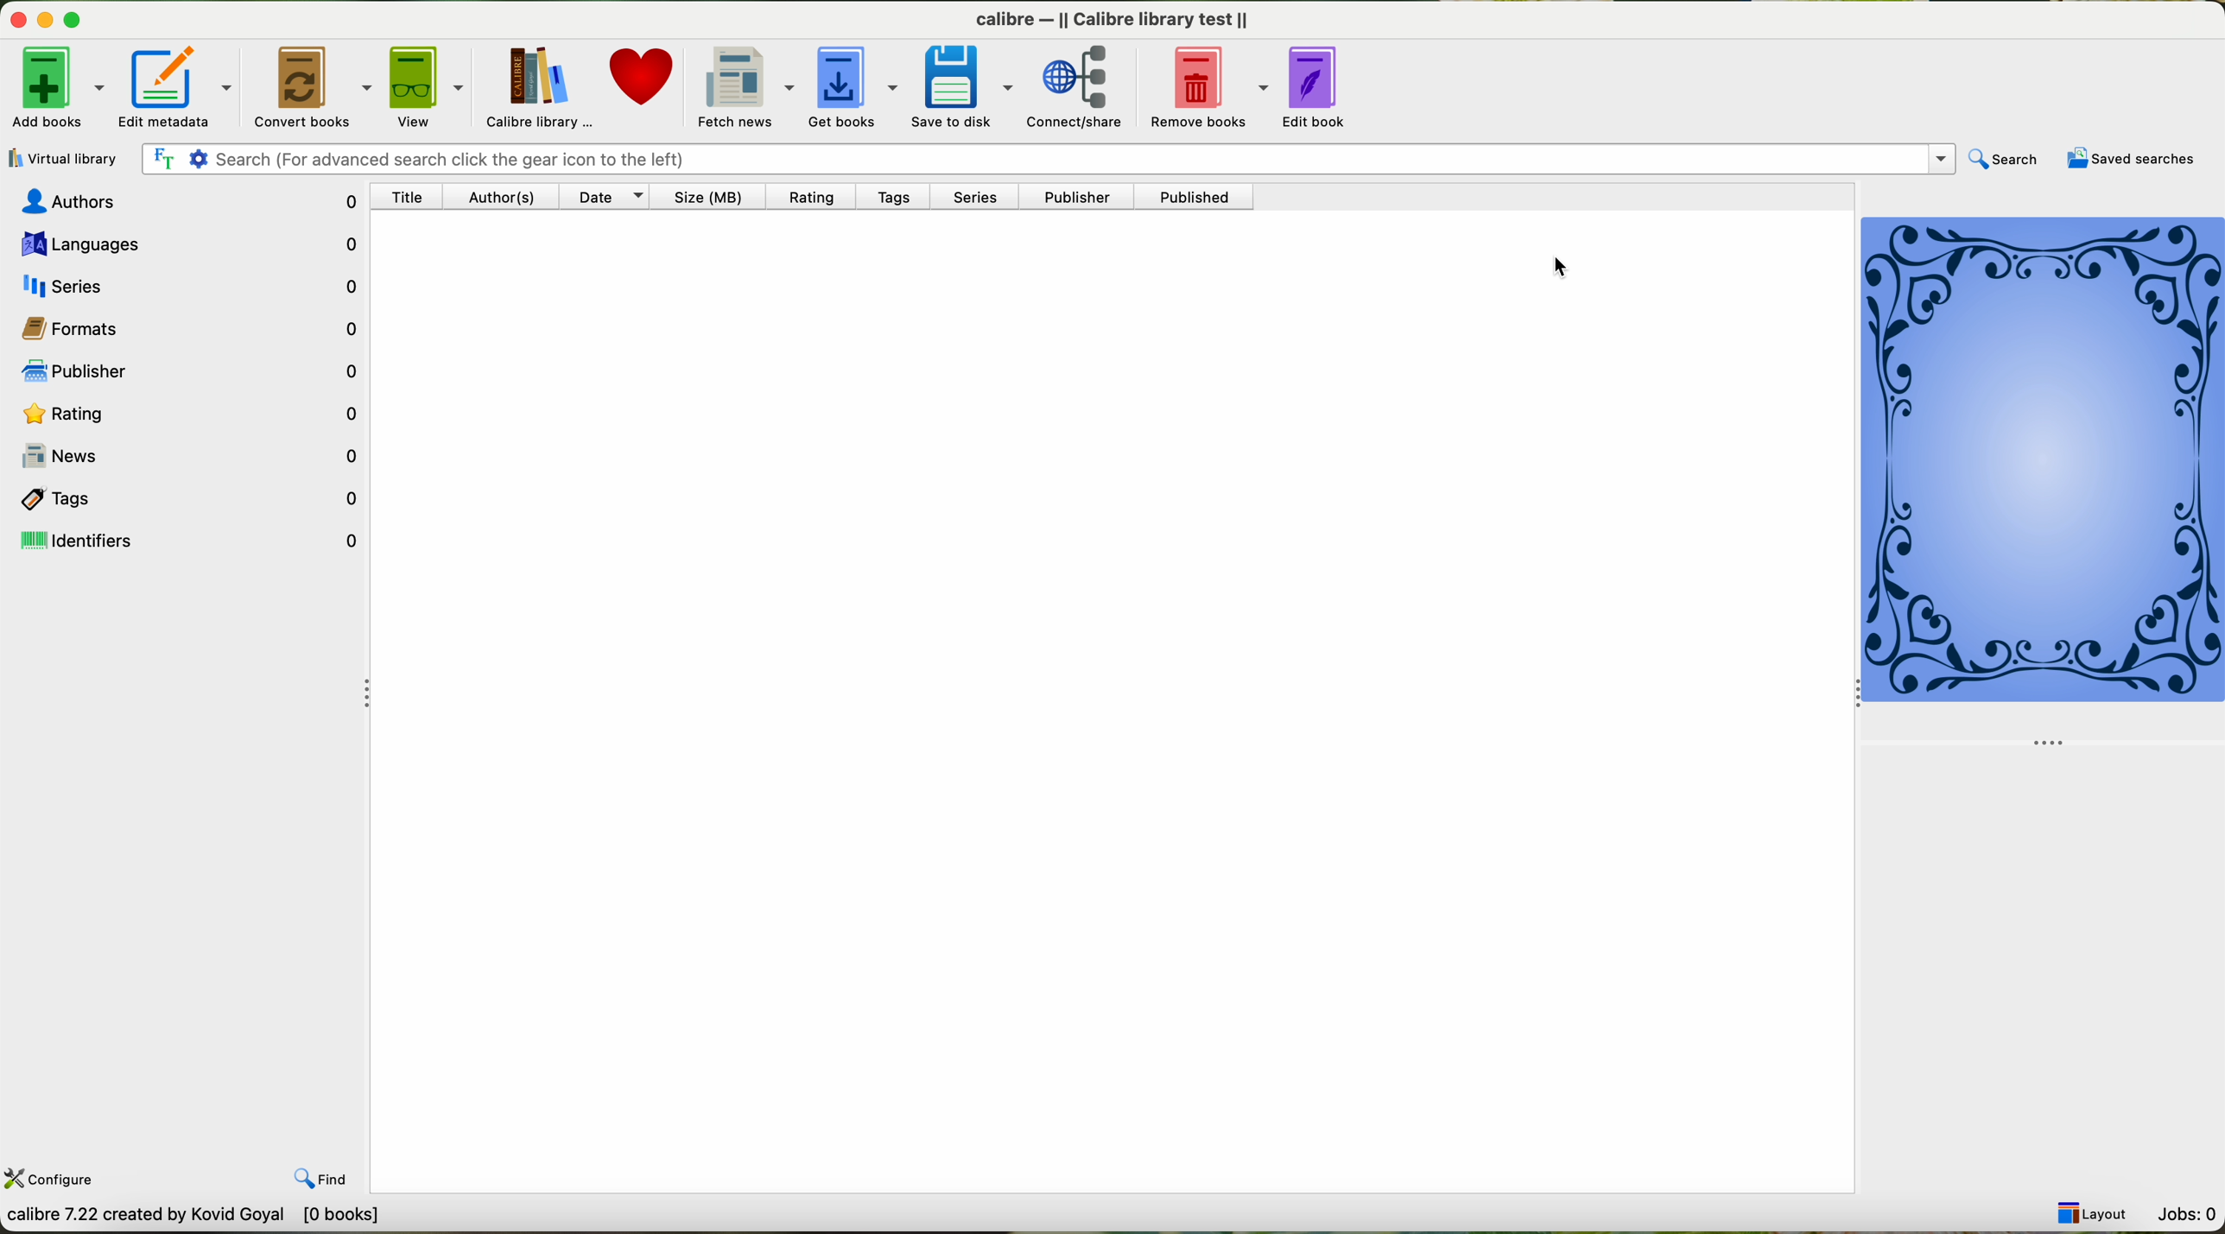  What do you see at coordinates (707, 196) in the screenshot?
I see `size` at bounding box center [707, 196].